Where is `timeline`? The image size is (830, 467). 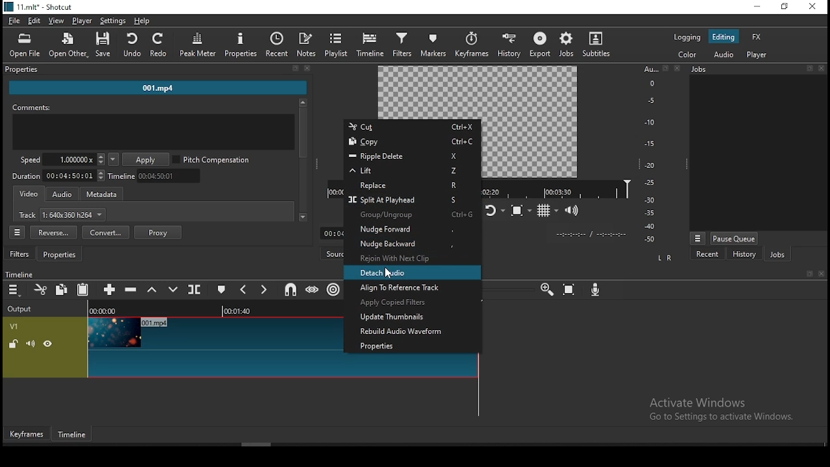 timeline is located at coordinates (371, 43).